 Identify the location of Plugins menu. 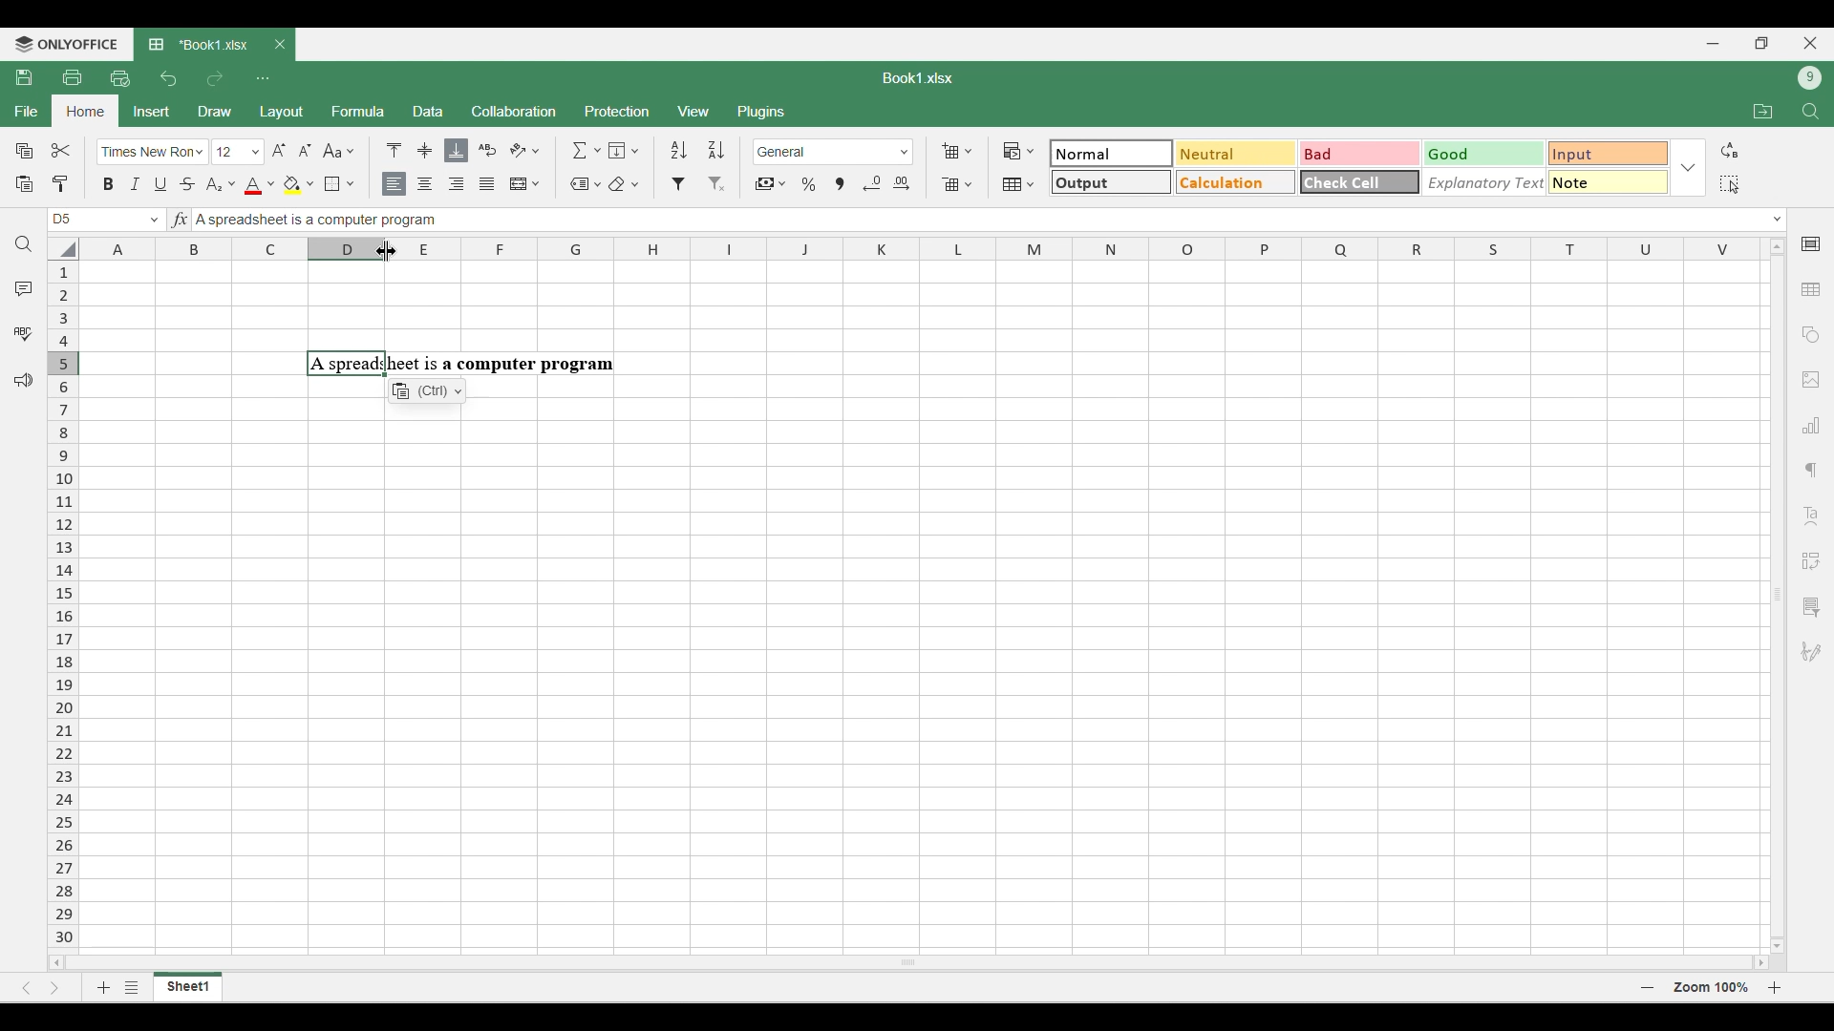
(763, 112).